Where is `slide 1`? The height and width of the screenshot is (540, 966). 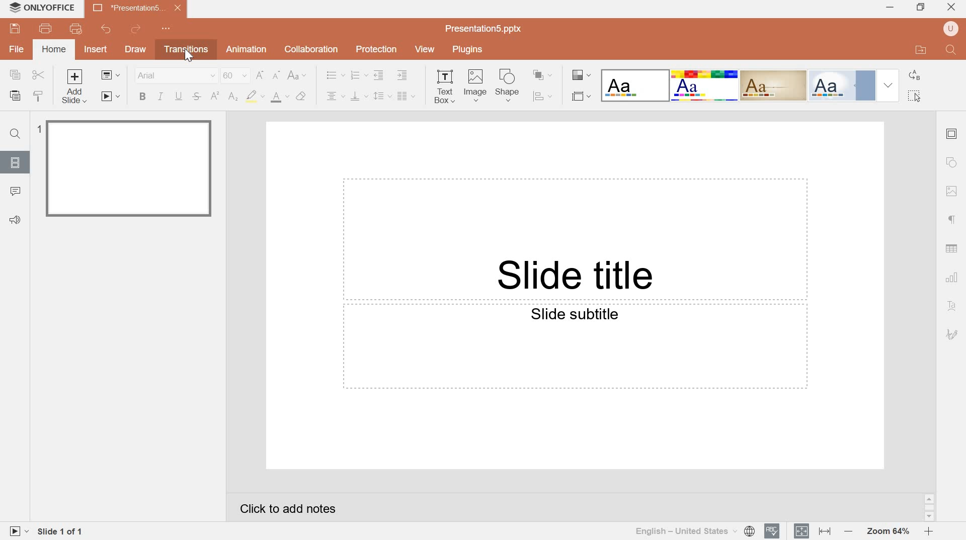
slide 1 is located at coordinates (130, 168).